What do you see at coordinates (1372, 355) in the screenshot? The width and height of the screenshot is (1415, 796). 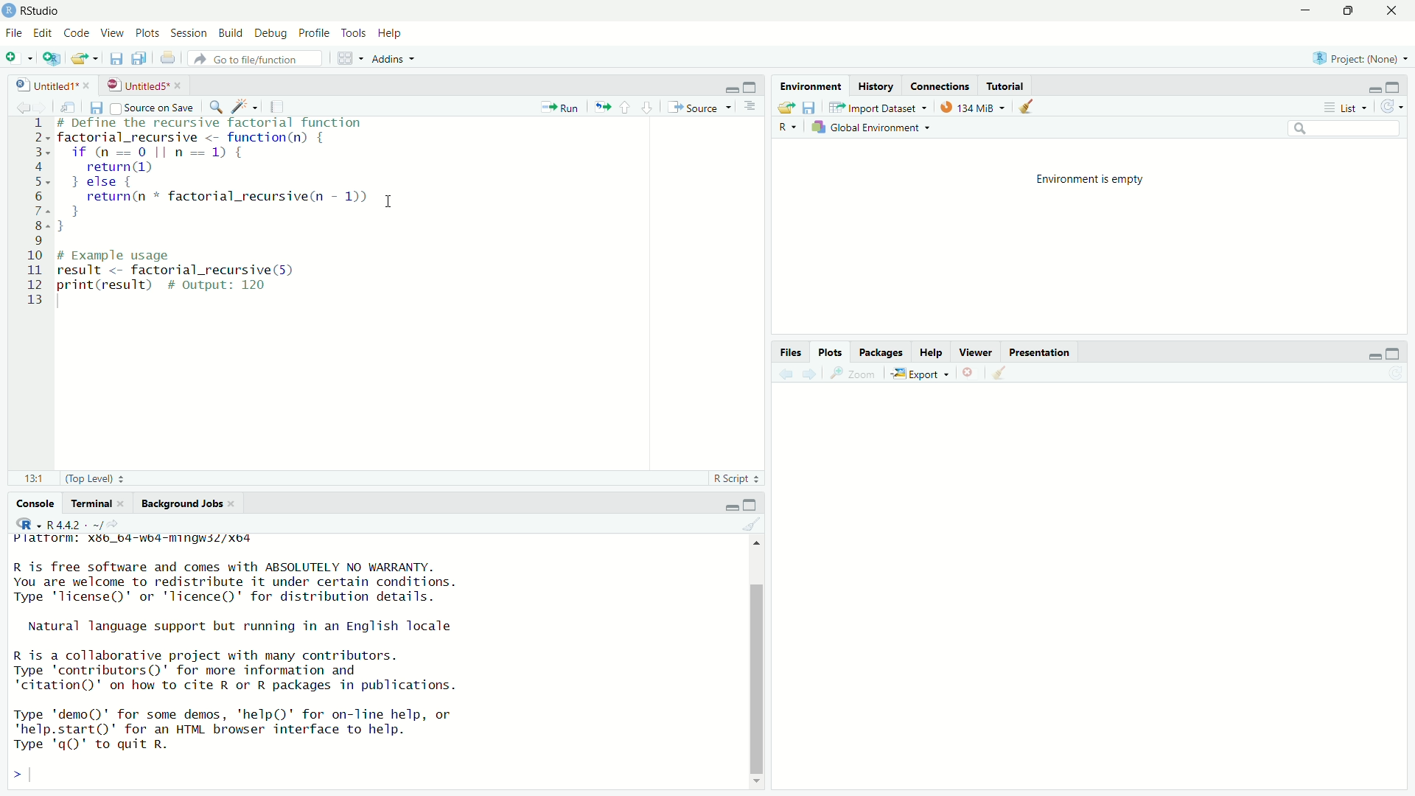 I see `Minimize` at bounding box center [1372, 355].